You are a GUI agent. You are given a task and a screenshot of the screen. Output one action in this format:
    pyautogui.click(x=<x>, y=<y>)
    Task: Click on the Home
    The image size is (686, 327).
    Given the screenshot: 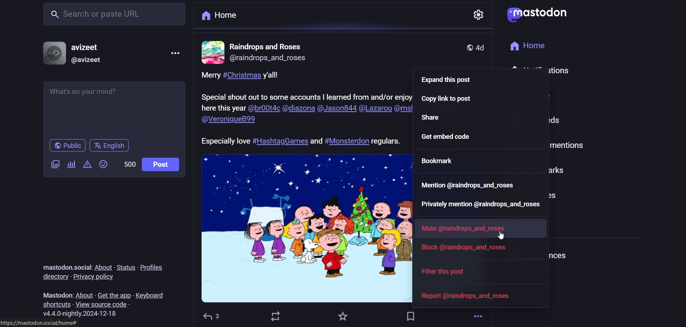 What is the action you would take?
    pyautogui.click(x=532, y=46)
    